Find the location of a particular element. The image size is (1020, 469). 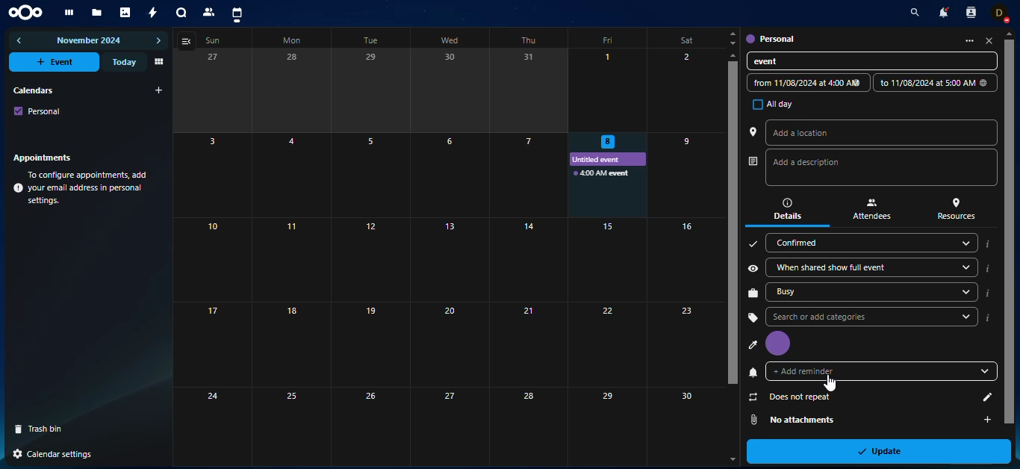

confirm is located at coordinates (752, 244).